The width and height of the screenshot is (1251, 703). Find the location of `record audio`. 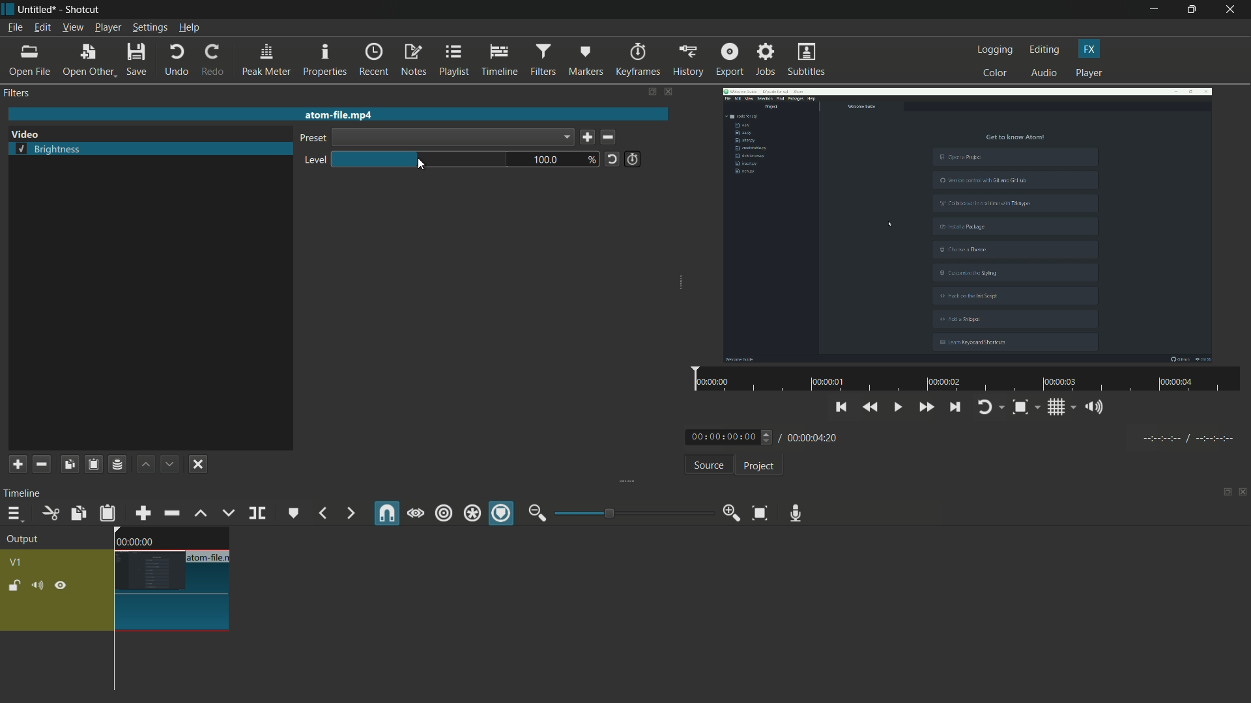

record audio is located at coordinates (792, 513).